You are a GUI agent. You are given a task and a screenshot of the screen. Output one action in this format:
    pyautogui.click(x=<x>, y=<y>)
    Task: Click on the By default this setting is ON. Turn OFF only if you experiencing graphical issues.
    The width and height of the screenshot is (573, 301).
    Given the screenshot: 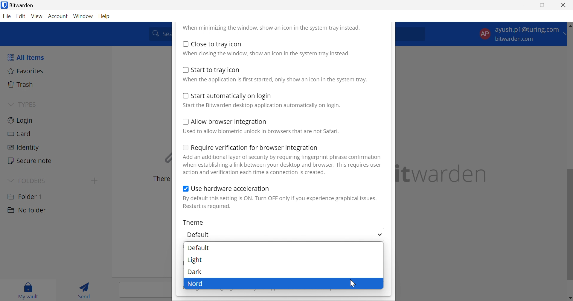 What is the action you would take?
    pyautogui.click(x=280, y=198)
    